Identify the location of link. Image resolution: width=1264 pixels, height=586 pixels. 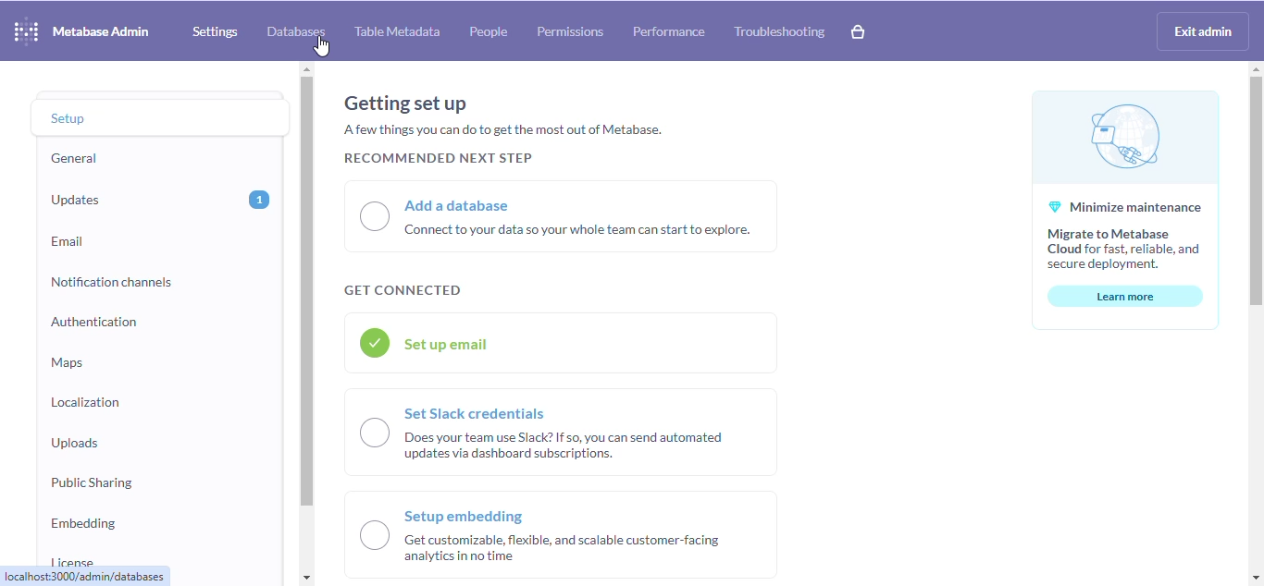
(85, 576).